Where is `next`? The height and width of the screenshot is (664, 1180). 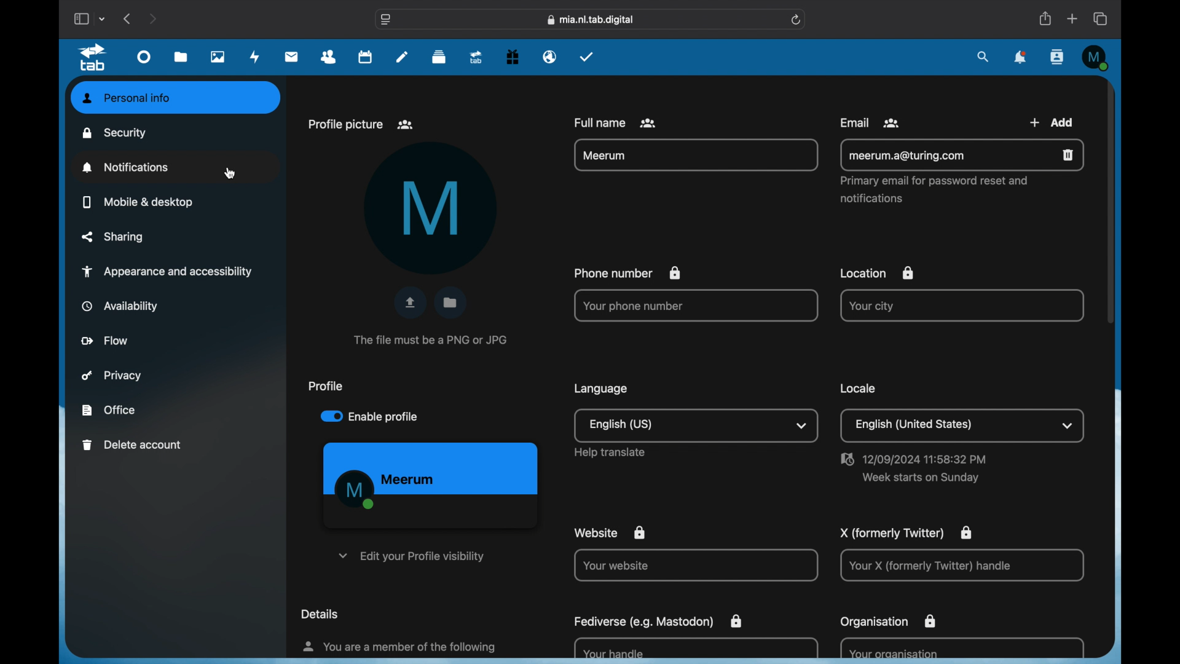 next is located at coordinates (154, 18).